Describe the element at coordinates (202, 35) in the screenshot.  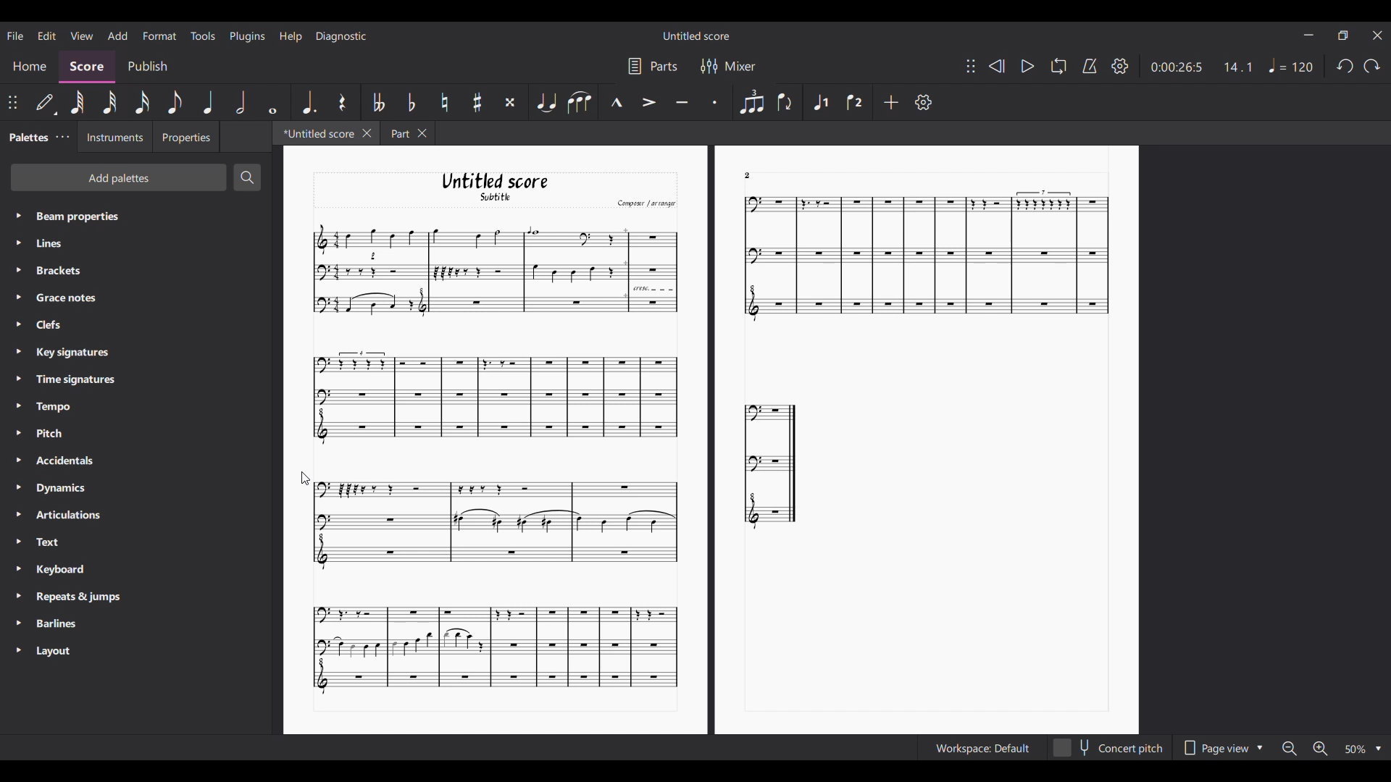
I see `Tools menu` at that location.